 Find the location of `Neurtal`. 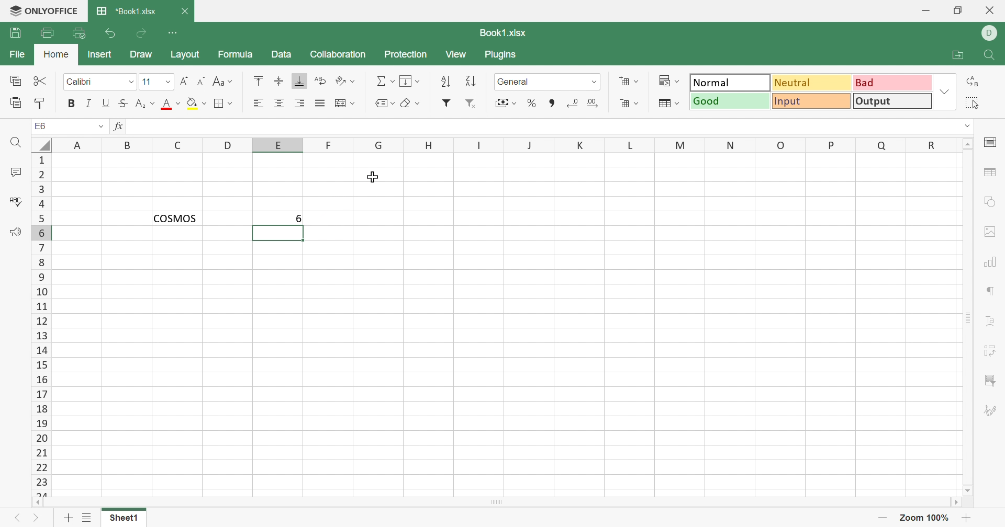

Neurtal is located at coordinates (812, 84).